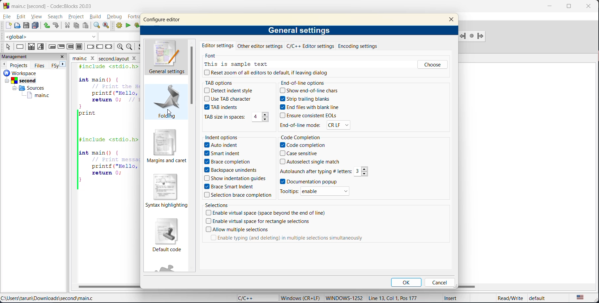  I want to click on syntax highlighting, so click(168, 191).